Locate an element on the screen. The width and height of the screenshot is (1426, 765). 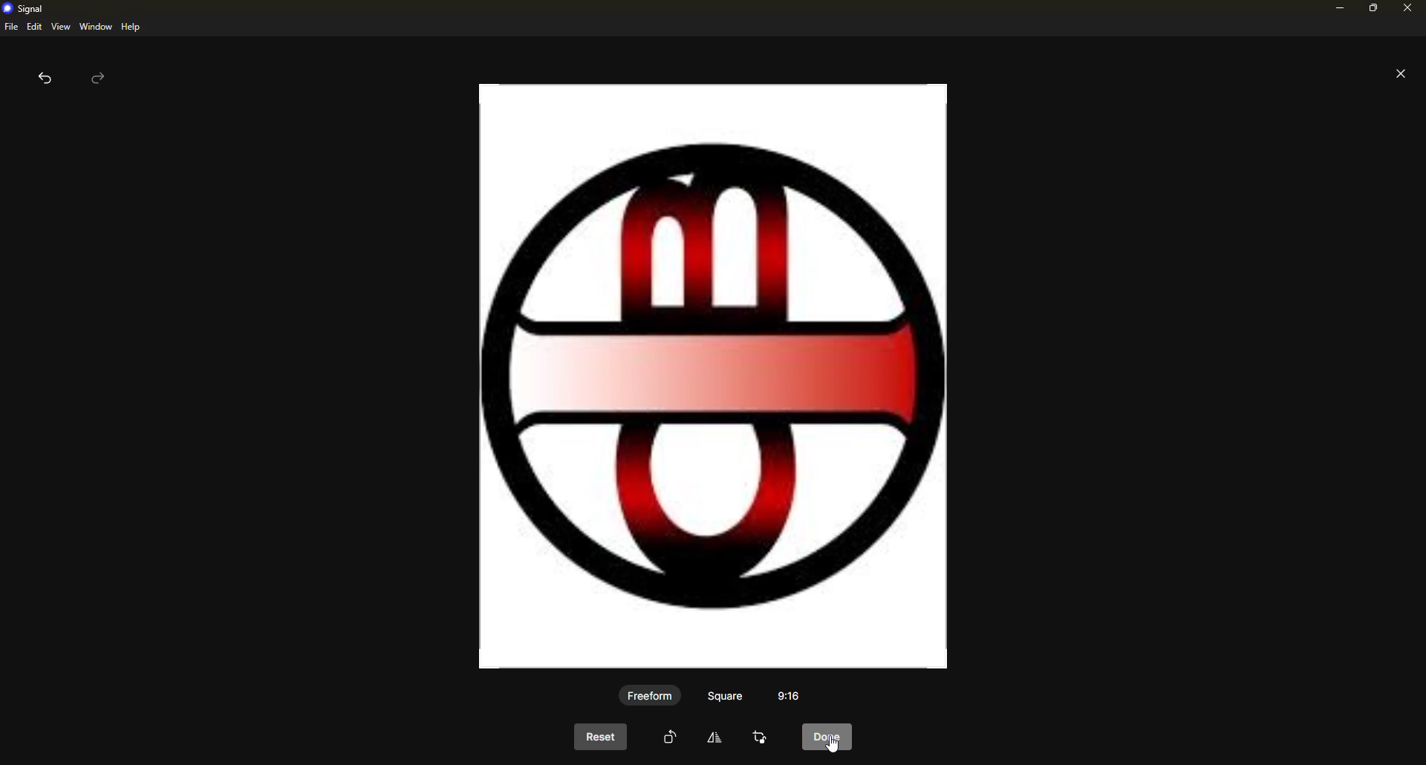
aspect ratio is located at coordinates (790, 694).